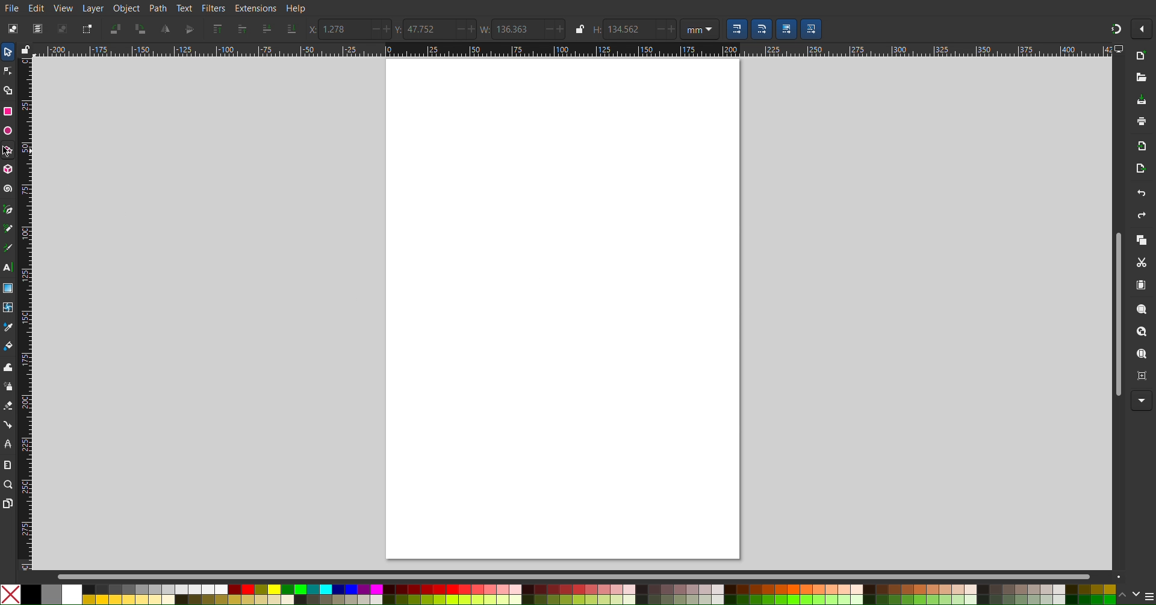 This screenshot has height=605, width=1156. What do you see at coordinates (399, 29) in the screenshot?
I see `Y Coords` at bounding box center [399, 29].